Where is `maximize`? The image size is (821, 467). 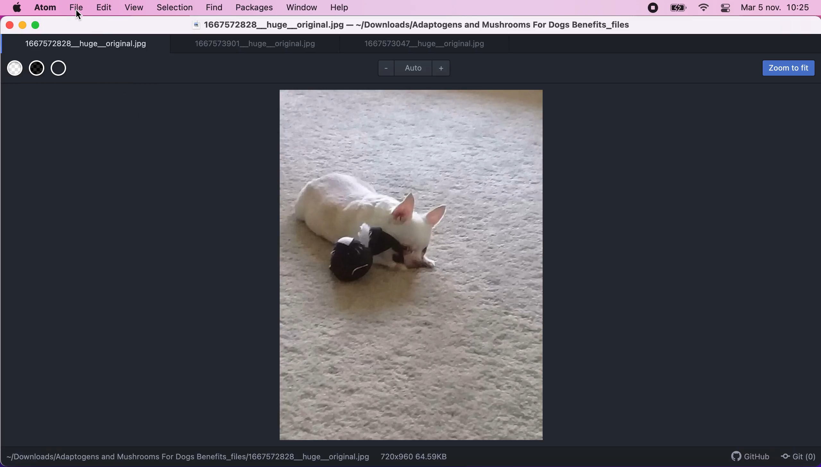 maximize is located at coordinates (37, 25).